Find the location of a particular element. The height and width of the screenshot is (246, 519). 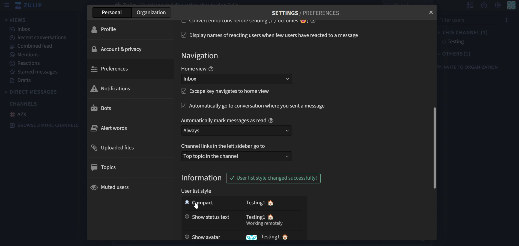

show status text is located at coordinates (206, 216).